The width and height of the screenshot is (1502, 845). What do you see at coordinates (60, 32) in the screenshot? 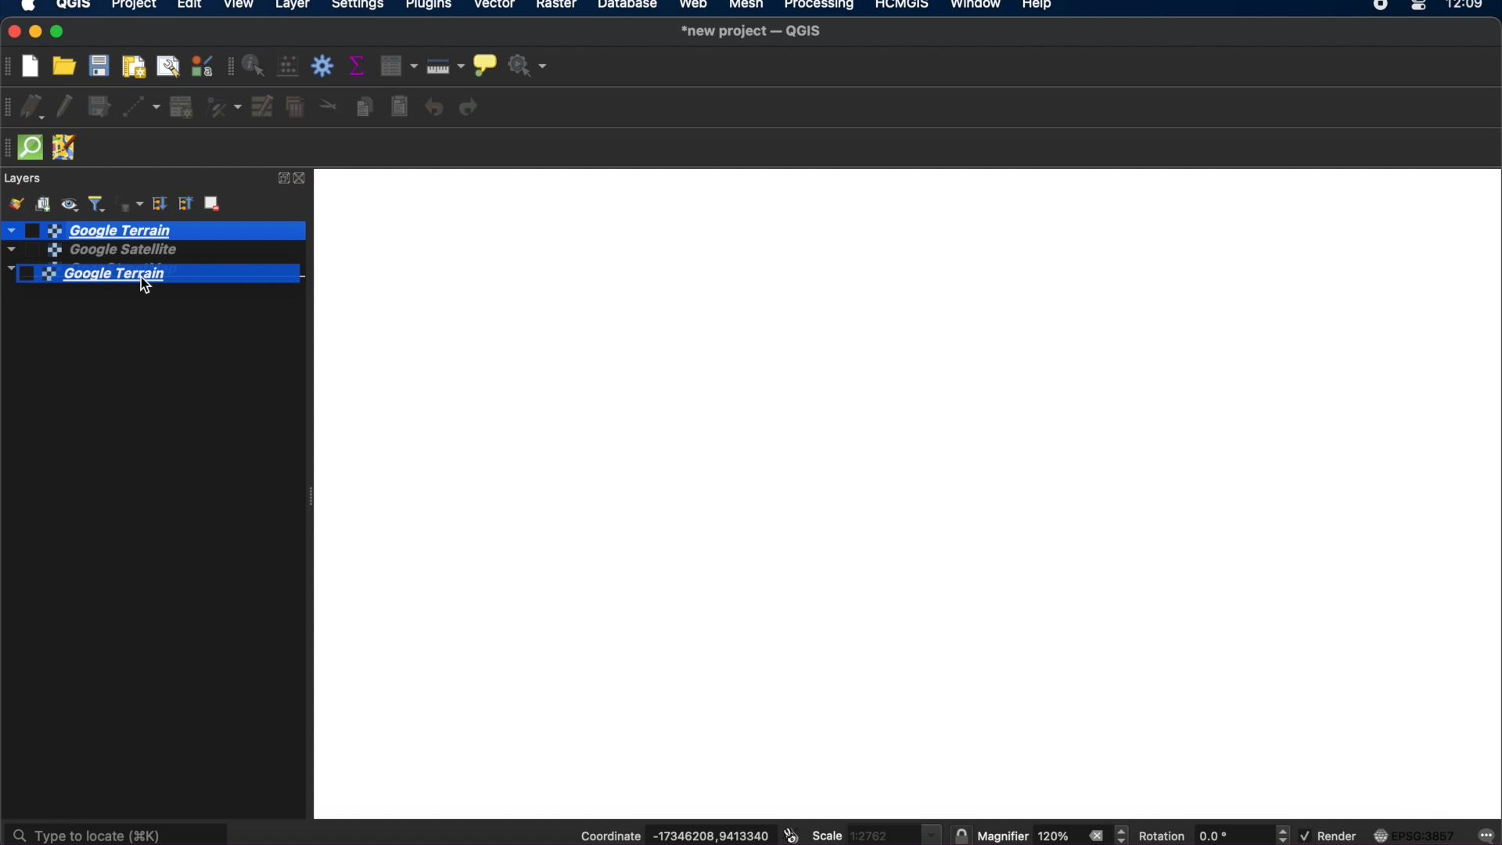
I see `maximize` at bounding box center [60, 32].